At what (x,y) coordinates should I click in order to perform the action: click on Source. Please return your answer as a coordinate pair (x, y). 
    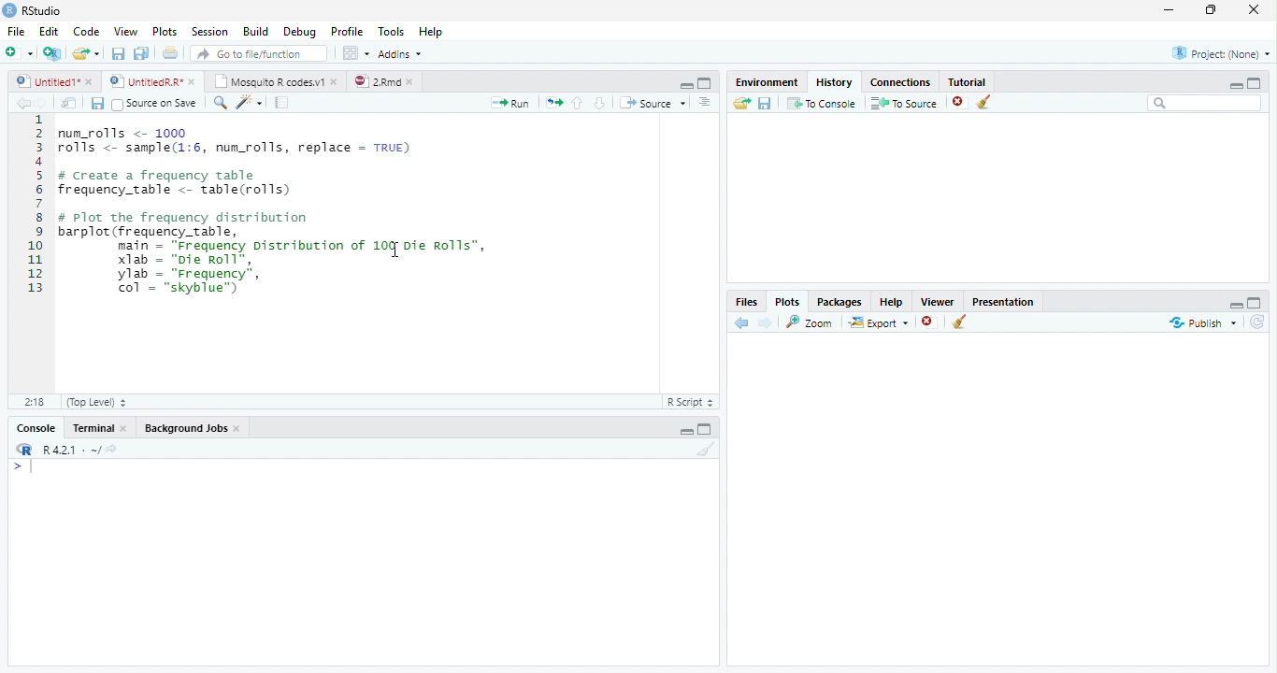
    Looking at the image, I should click on (653, 104).